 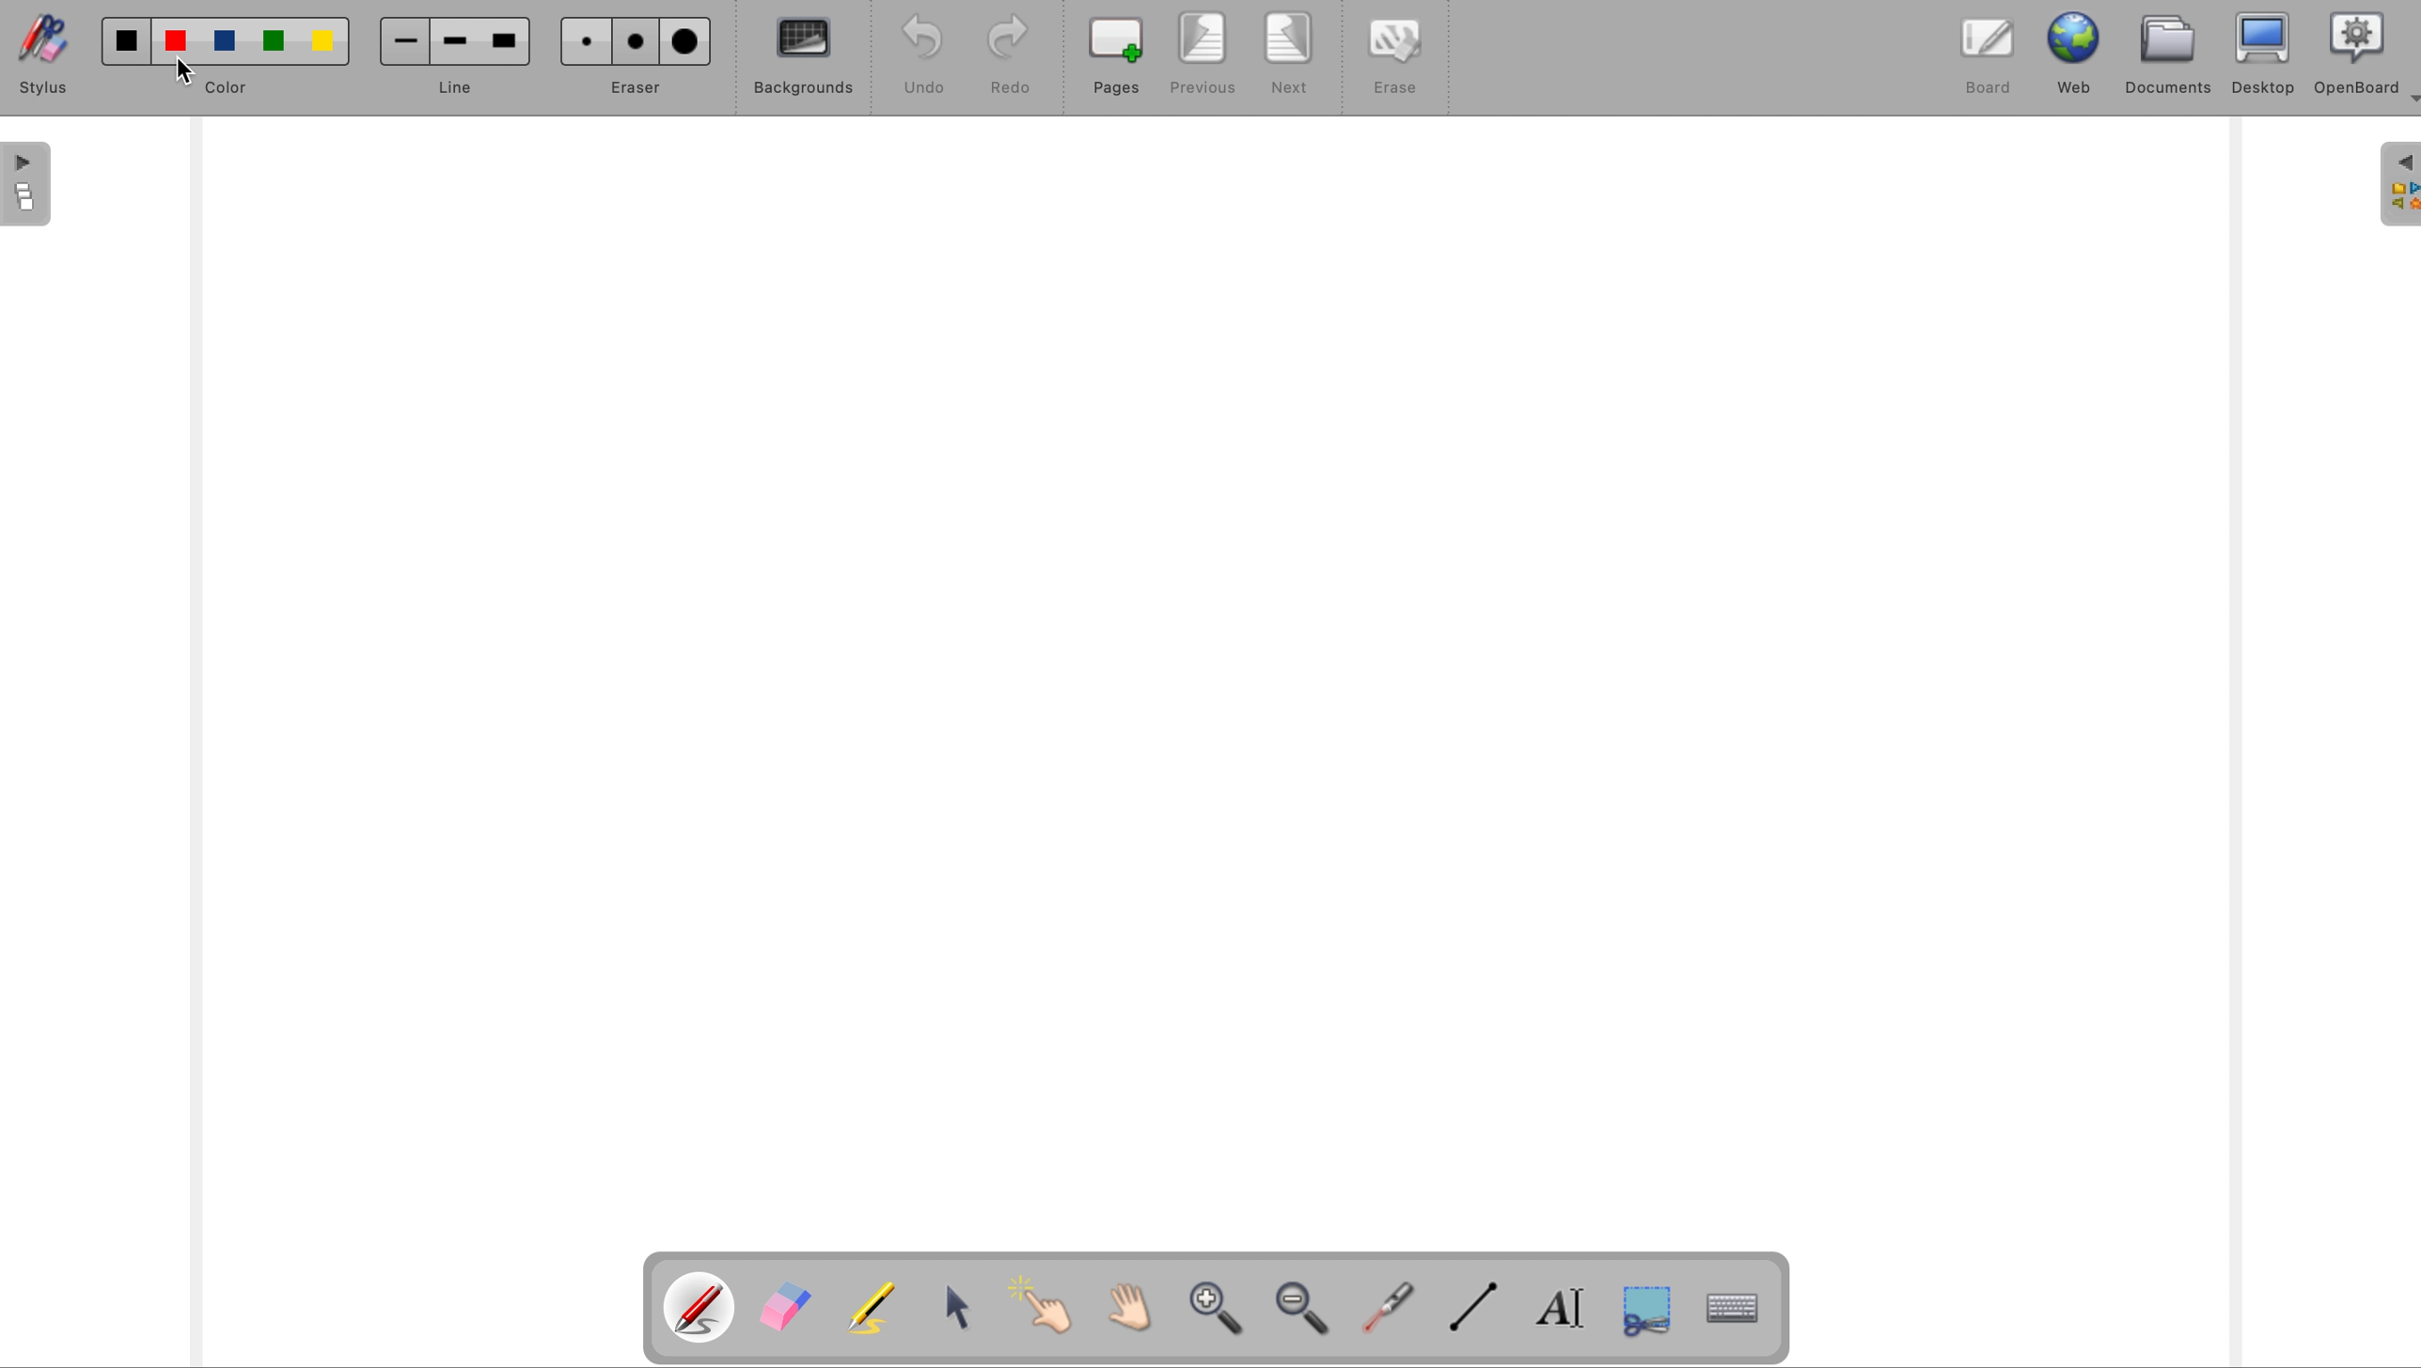 What do you see at coordinates (1011, 56) in the screenshot?
I see `redo` at bounding box center [1011, 56].